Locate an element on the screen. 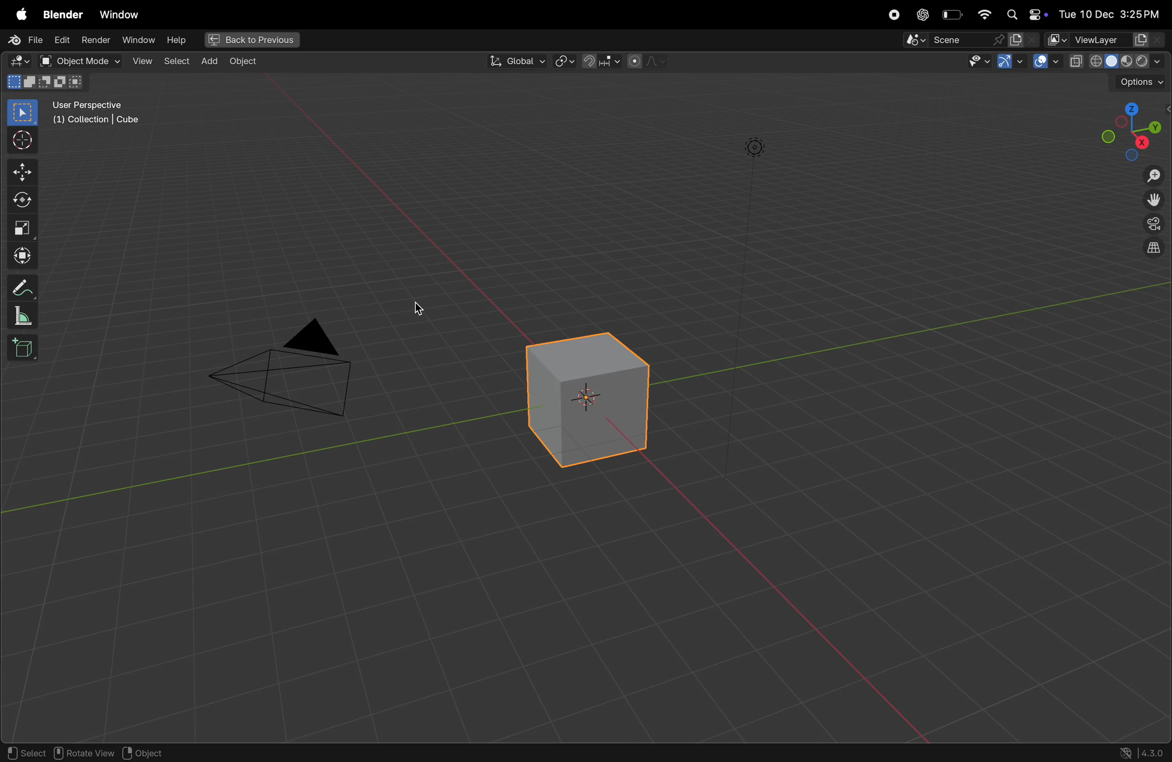 The width and height of the screenshot is (1172, 762). select is located at coordinates (176, 61).